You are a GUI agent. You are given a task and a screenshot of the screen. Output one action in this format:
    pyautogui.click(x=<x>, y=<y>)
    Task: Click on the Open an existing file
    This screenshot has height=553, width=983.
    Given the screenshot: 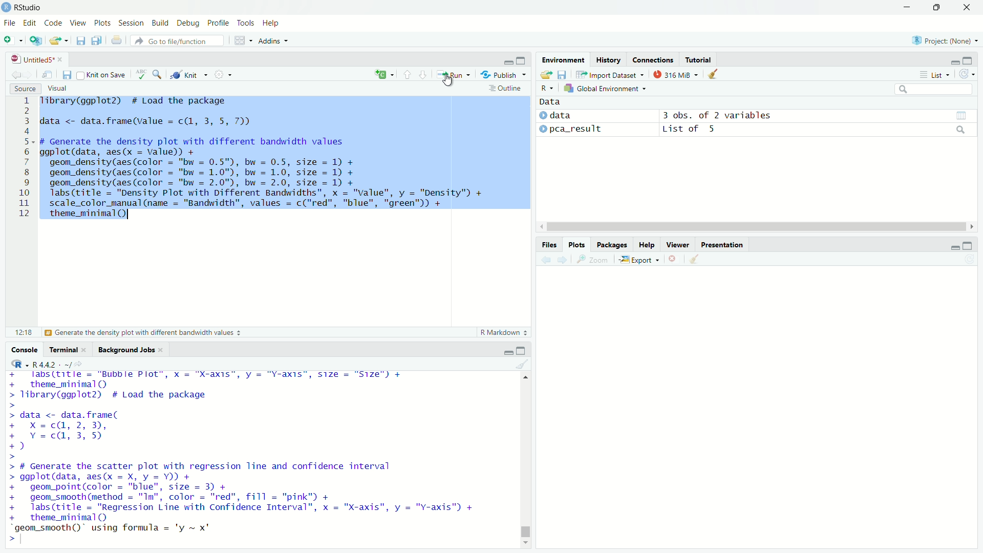 What is the action you would take?
    pyautogui.click(x=54, y=40)
    